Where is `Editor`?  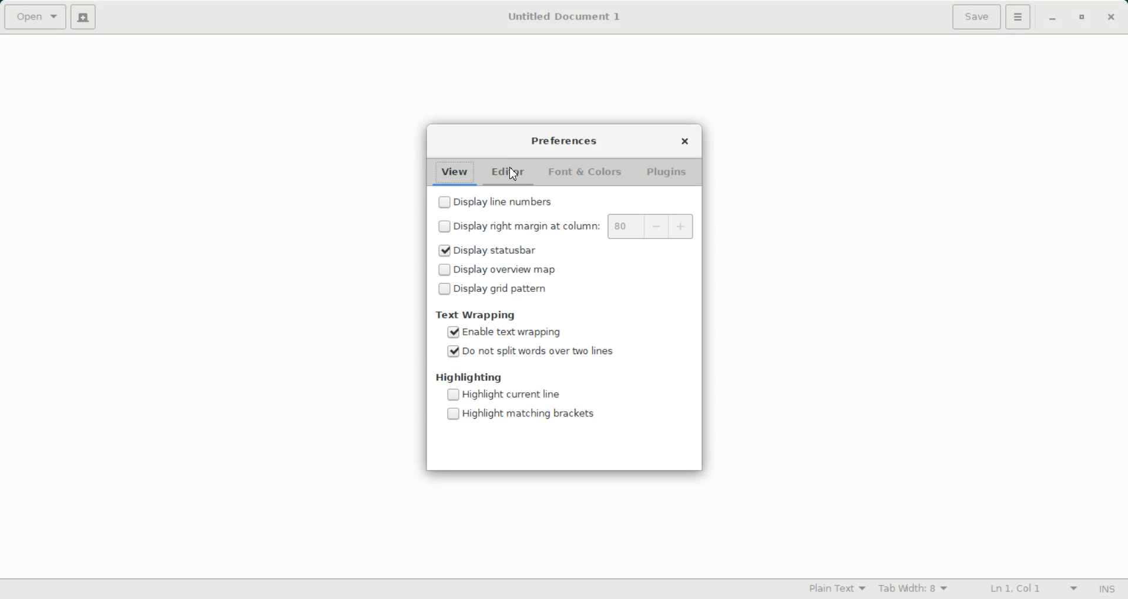 Editor is located at coordinates (509, 173).